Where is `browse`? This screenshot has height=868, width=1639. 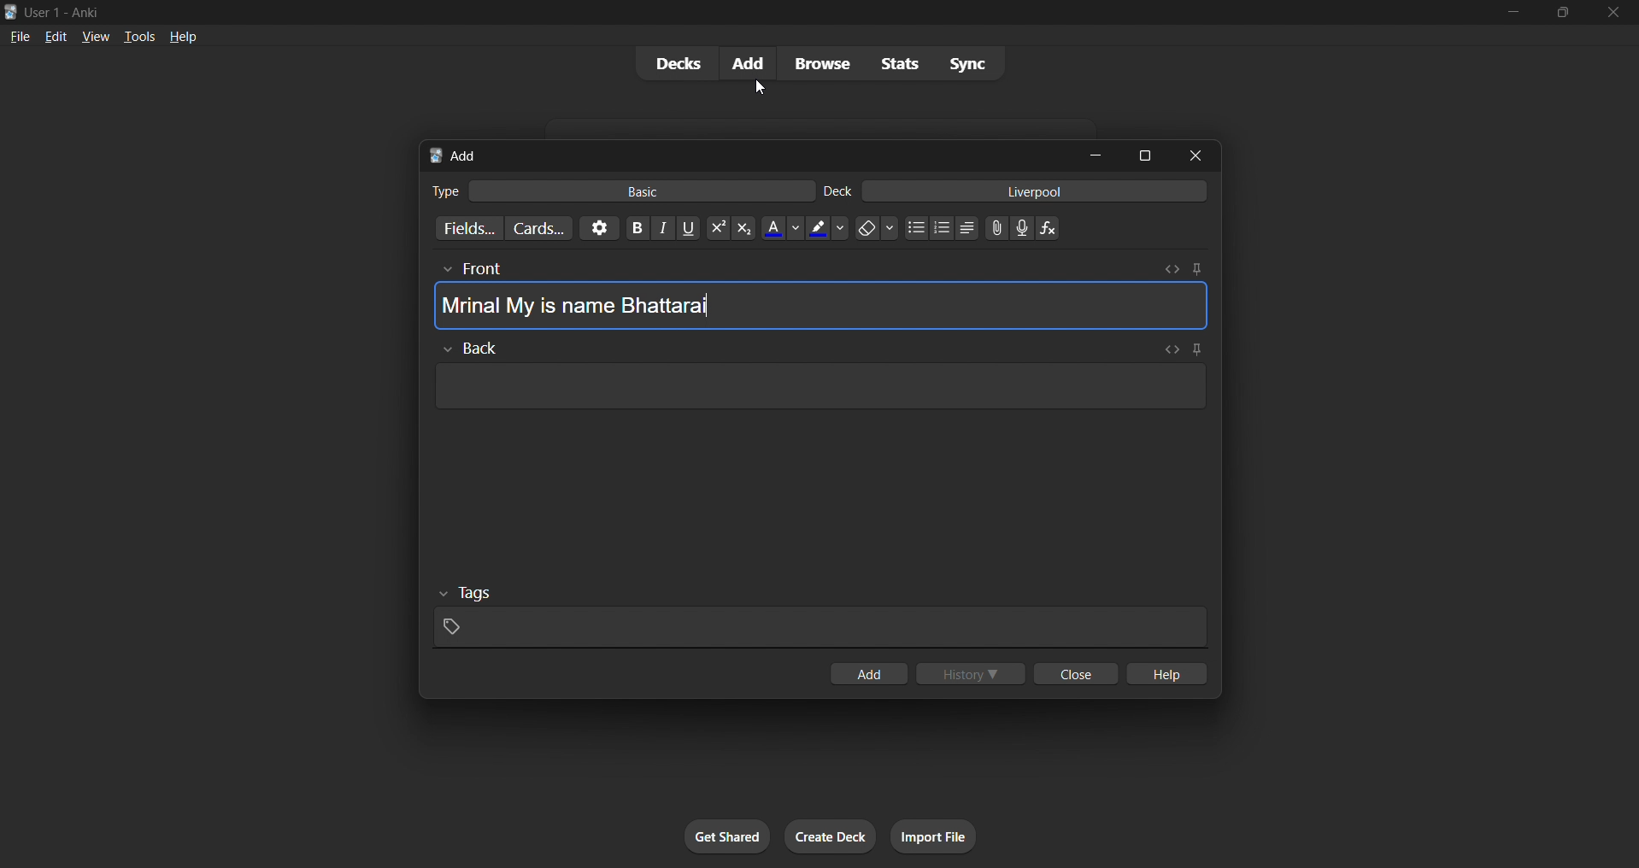 browse is located at coordinates (815, 62).